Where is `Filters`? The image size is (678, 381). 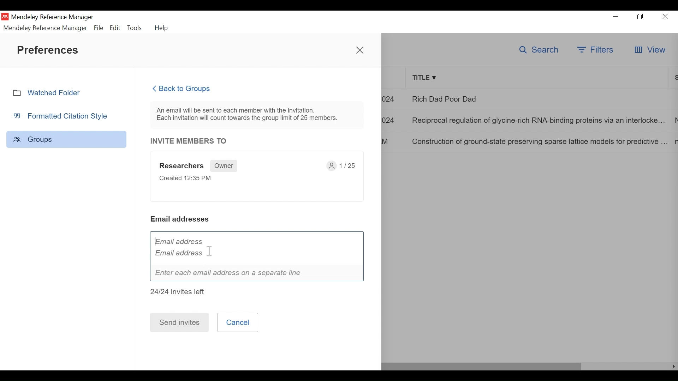 Filters is located at coordinates (595, 49).